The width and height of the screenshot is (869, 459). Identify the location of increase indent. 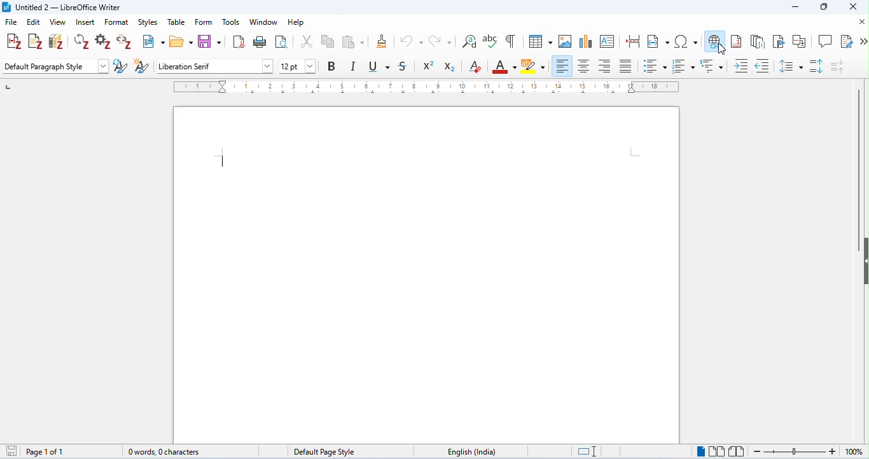
(742, 65).